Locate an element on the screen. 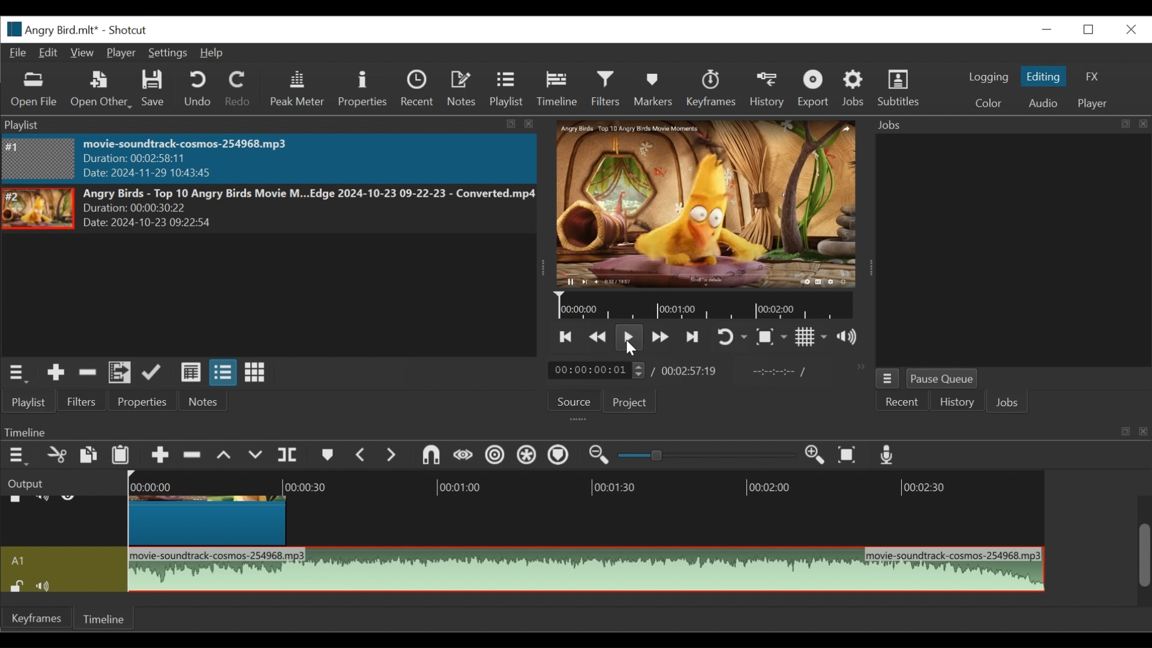 This screenshot has height=648, width=1152. Edit is located at coordinates (48, 52).